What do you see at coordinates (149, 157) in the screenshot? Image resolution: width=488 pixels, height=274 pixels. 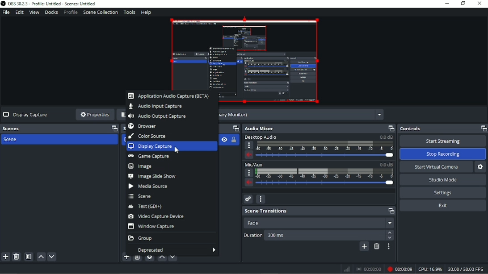 I see `Game capture` at bounding box center [149, 157].